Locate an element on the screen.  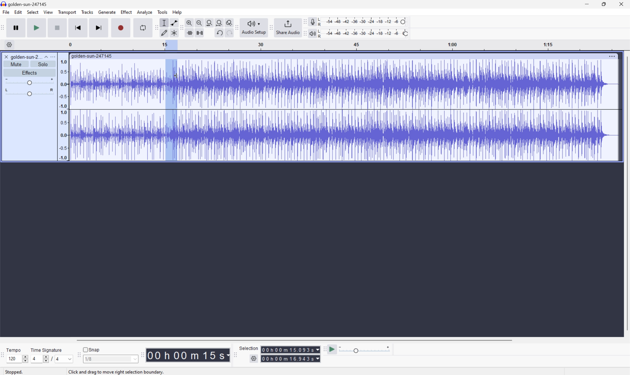
Audacity Snapping toolbar is located at coordinates (78, 357).